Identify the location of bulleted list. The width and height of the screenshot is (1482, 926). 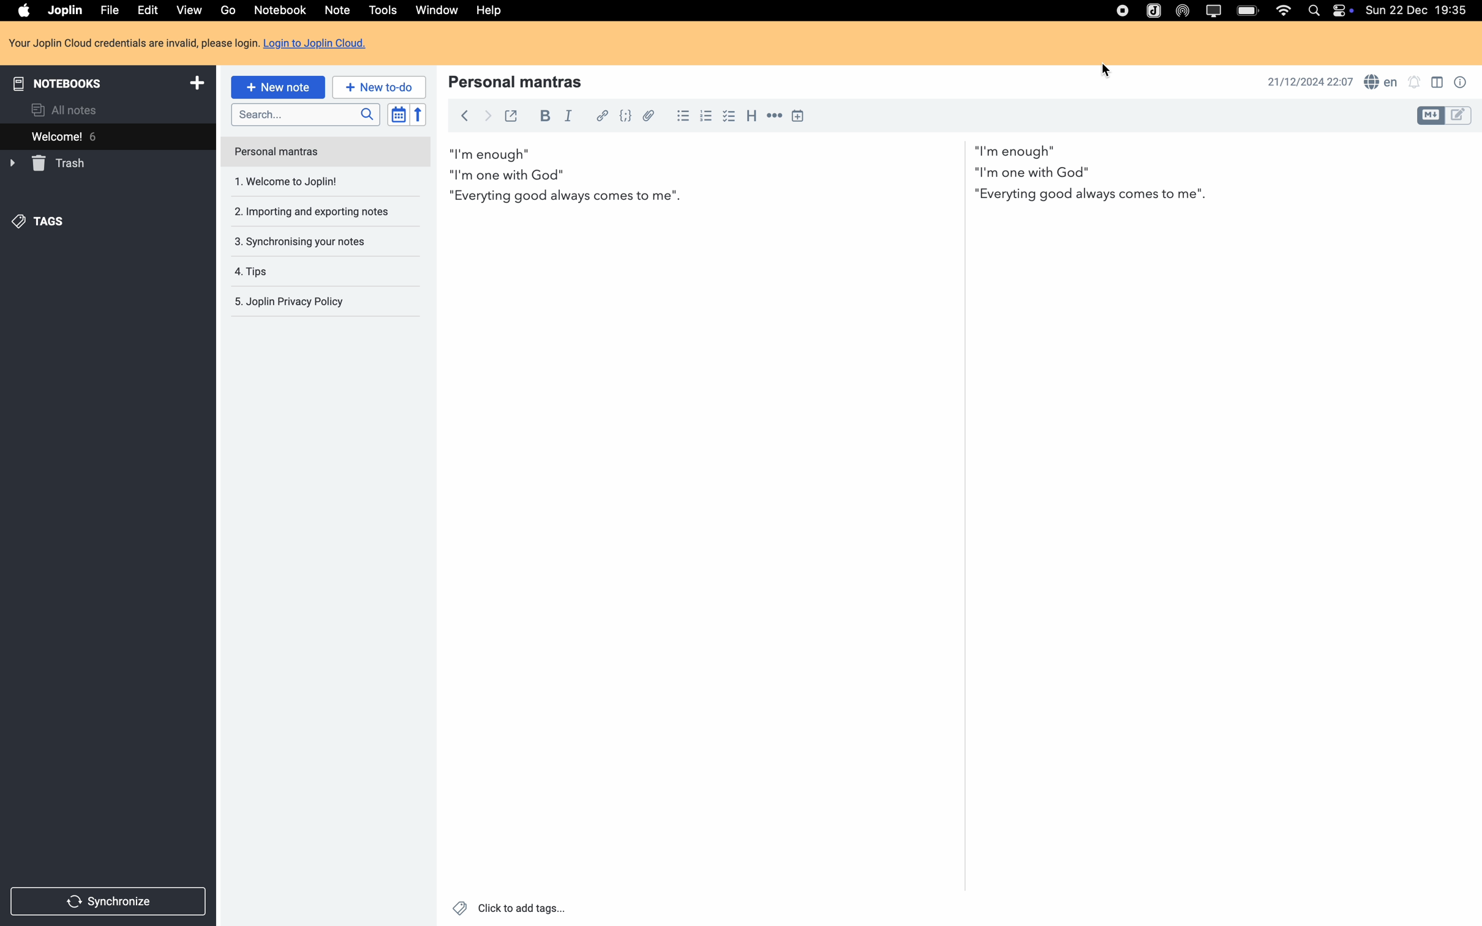
(683, 116).